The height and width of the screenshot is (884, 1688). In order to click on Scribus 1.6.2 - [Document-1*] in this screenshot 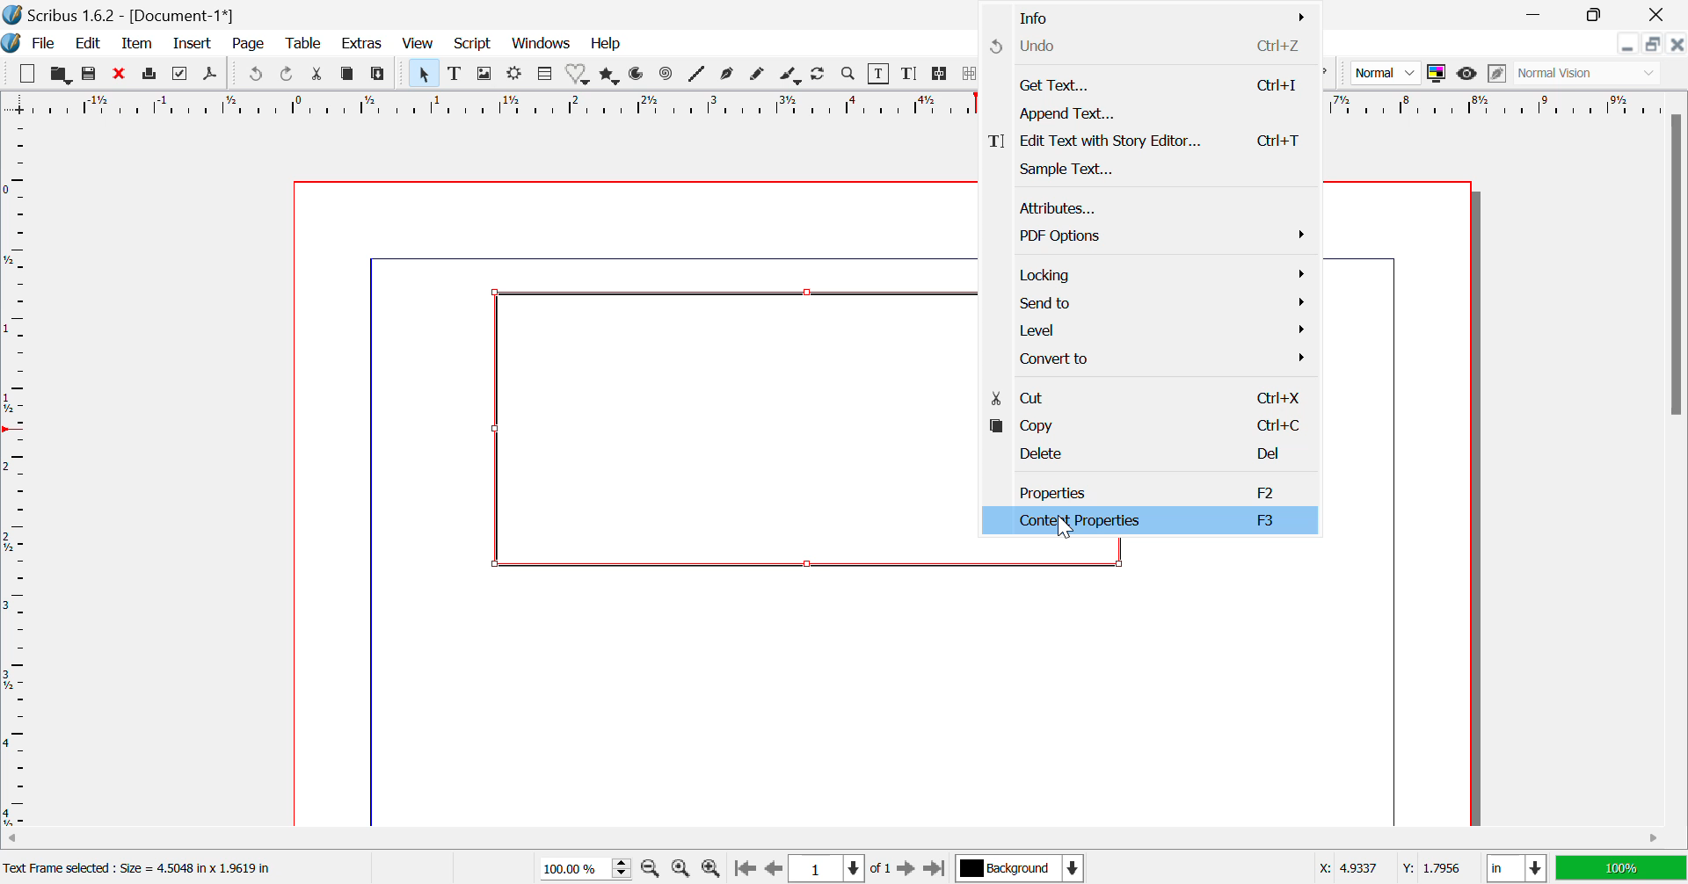, I will do `click(135, 15)`.